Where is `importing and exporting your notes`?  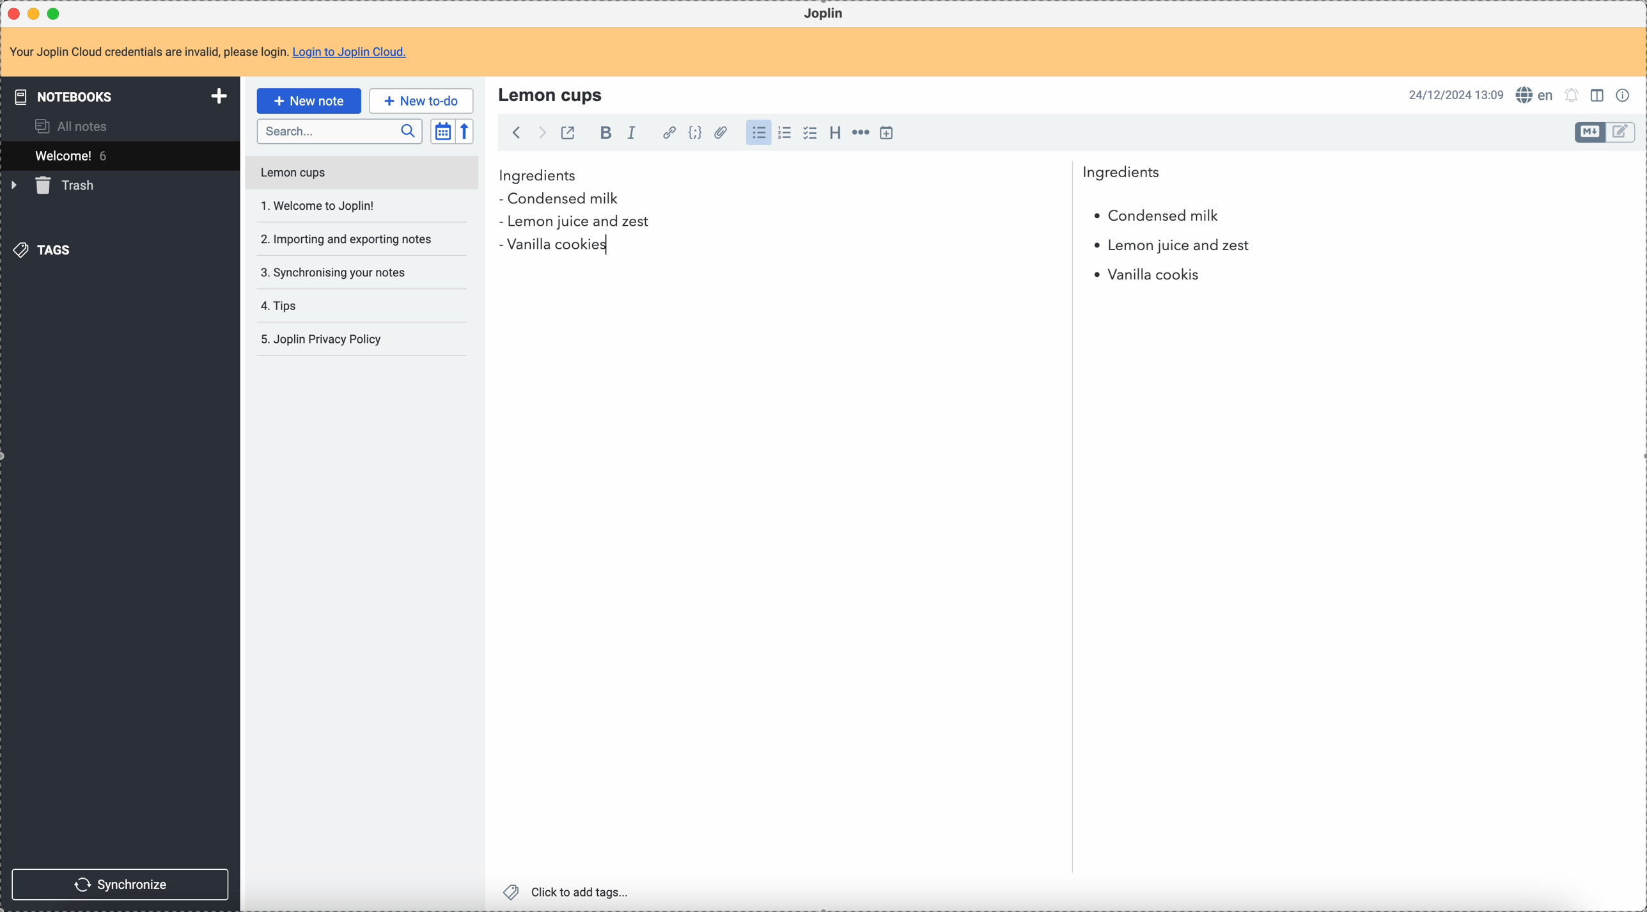 importing and exporting your notes is located at coordinates (348, 239).